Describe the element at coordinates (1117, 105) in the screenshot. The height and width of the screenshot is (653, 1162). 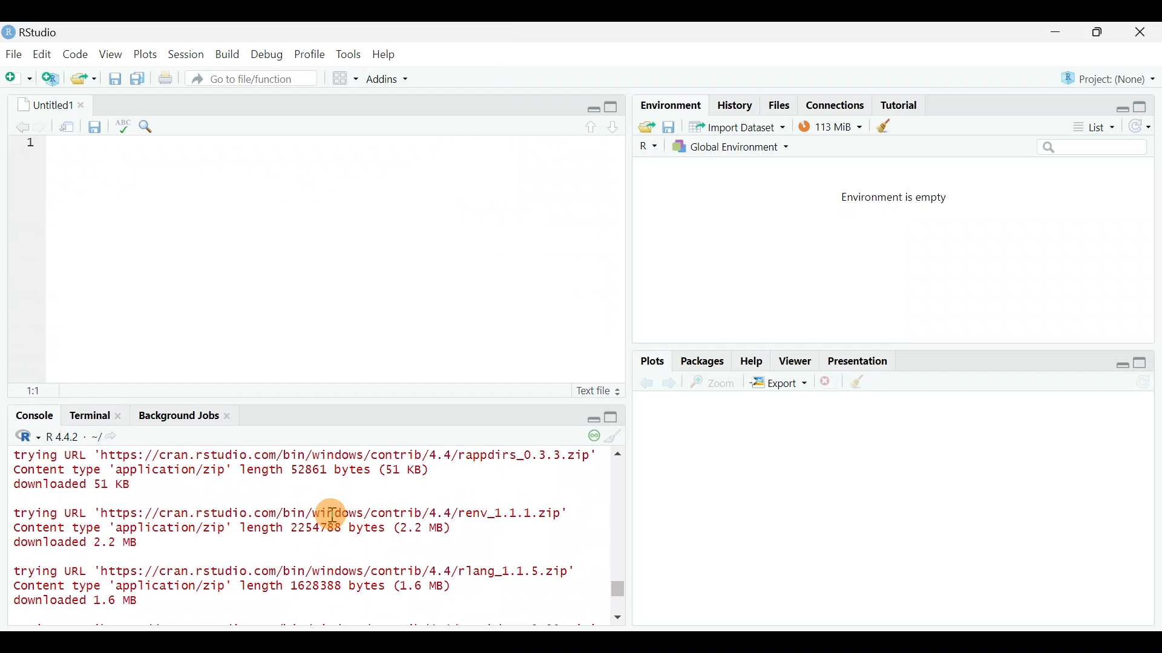
I see `Restore down` at that location.